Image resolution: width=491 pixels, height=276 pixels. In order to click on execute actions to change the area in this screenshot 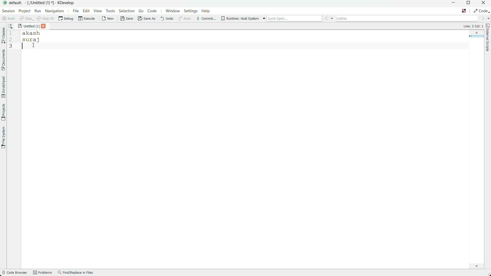, I will do `click(482, 11)`.